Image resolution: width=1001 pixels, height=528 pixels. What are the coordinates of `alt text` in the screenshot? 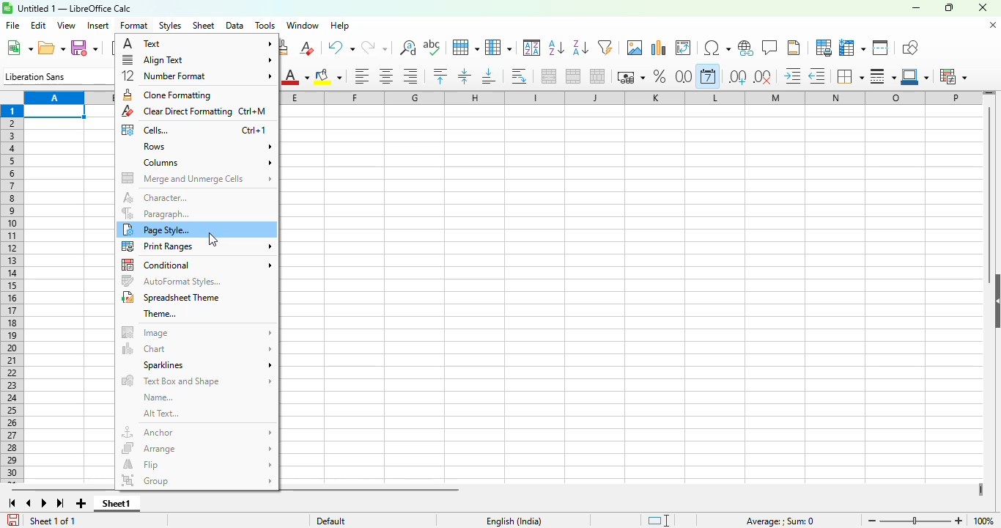 It's located at (161, 414).